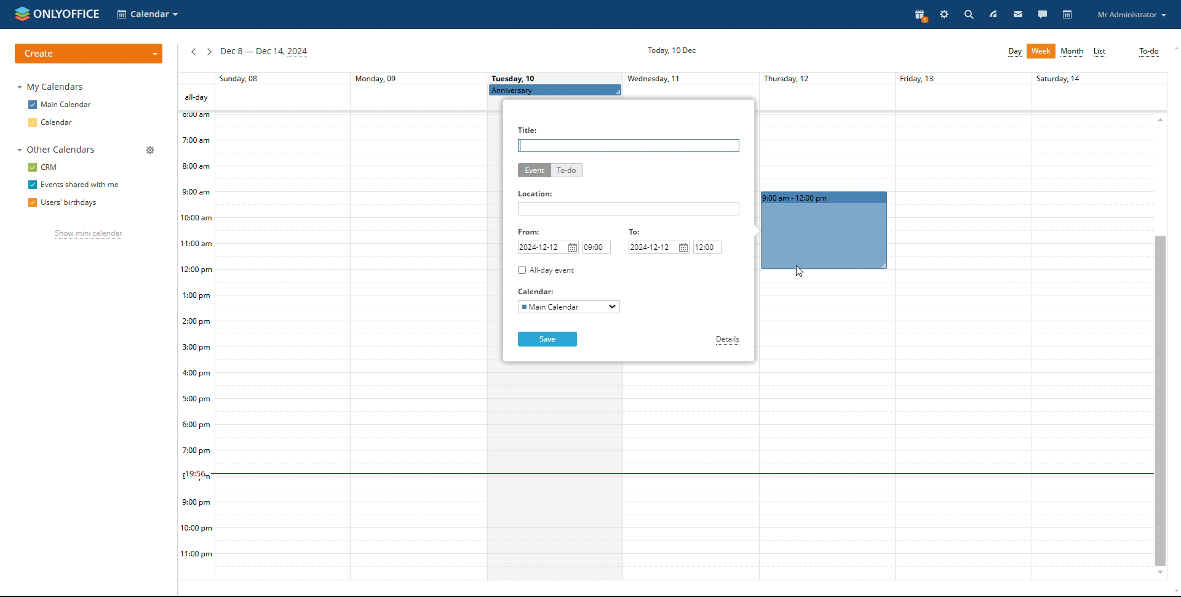 This screenshot has height=597, width=1181. I want to click on present, so click(918, 15).